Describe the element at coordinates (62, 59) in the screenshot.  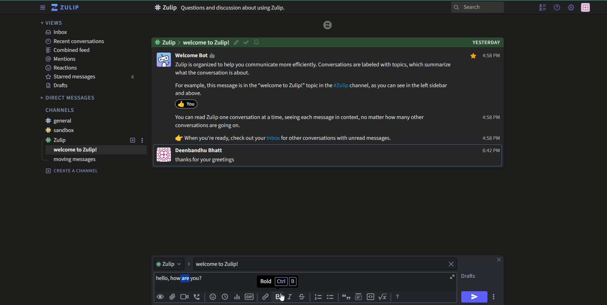
I see `mentions` at that location.